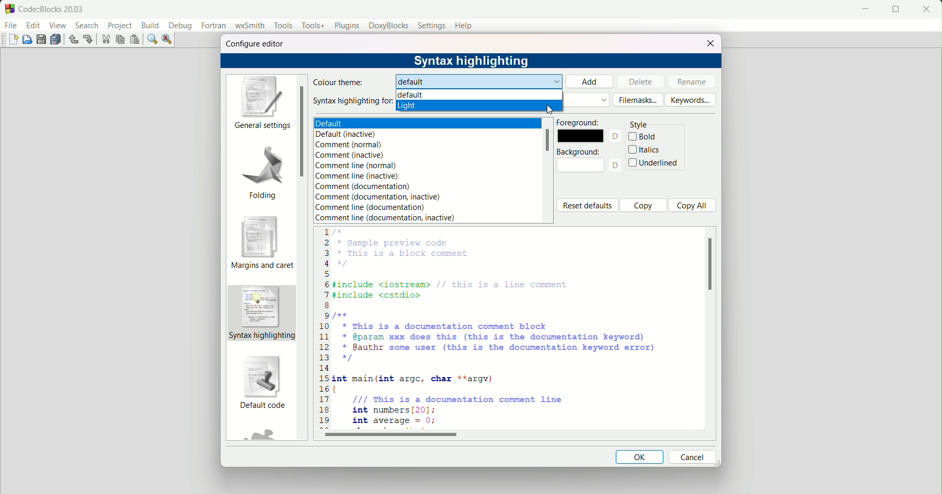 The height and width of the screenshot is (494, 942). I want to click on syntax highlighting, so click(262, 313).